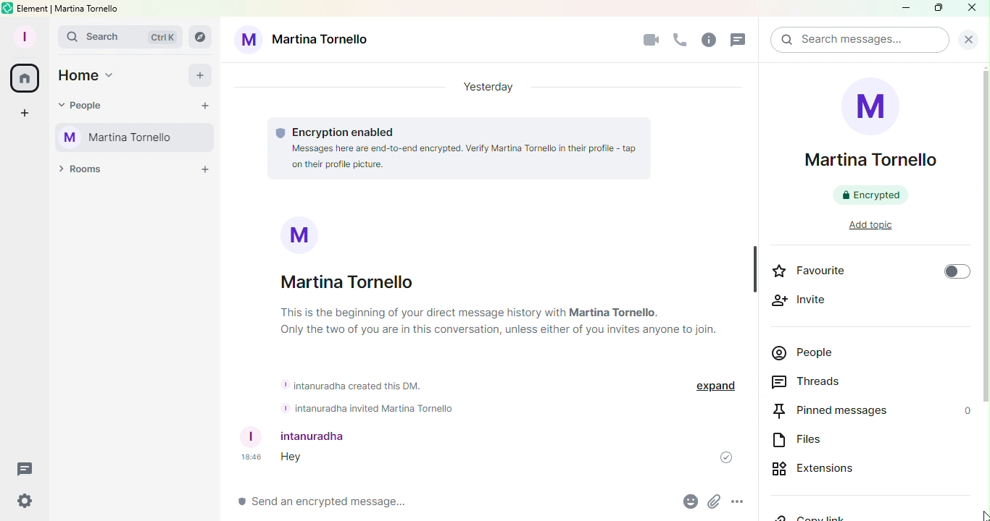 The height and width of the screenshot is (521, 990). I want to click on Video Call, so click(650, 39).